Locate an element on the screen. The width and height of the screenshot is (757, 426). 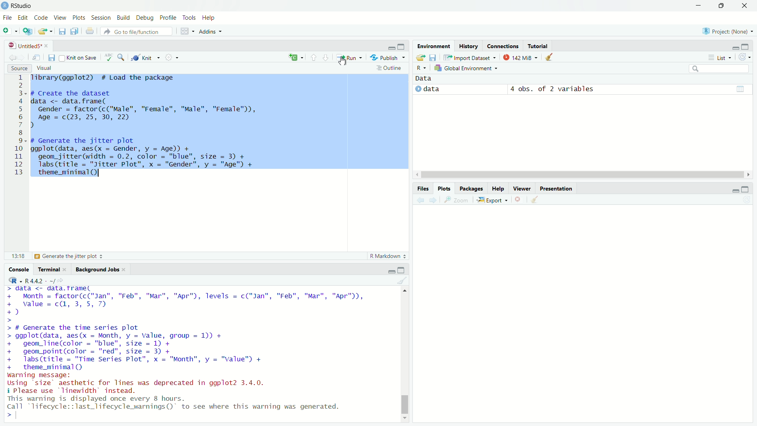
move up is located at coordinates (404, 291).